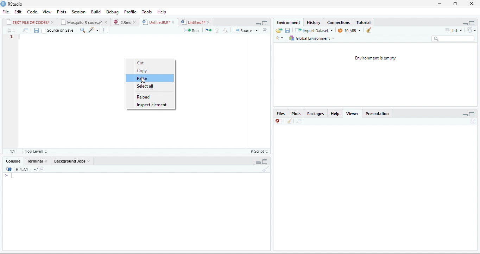  I want to click on Presentation, so click(379, 114).